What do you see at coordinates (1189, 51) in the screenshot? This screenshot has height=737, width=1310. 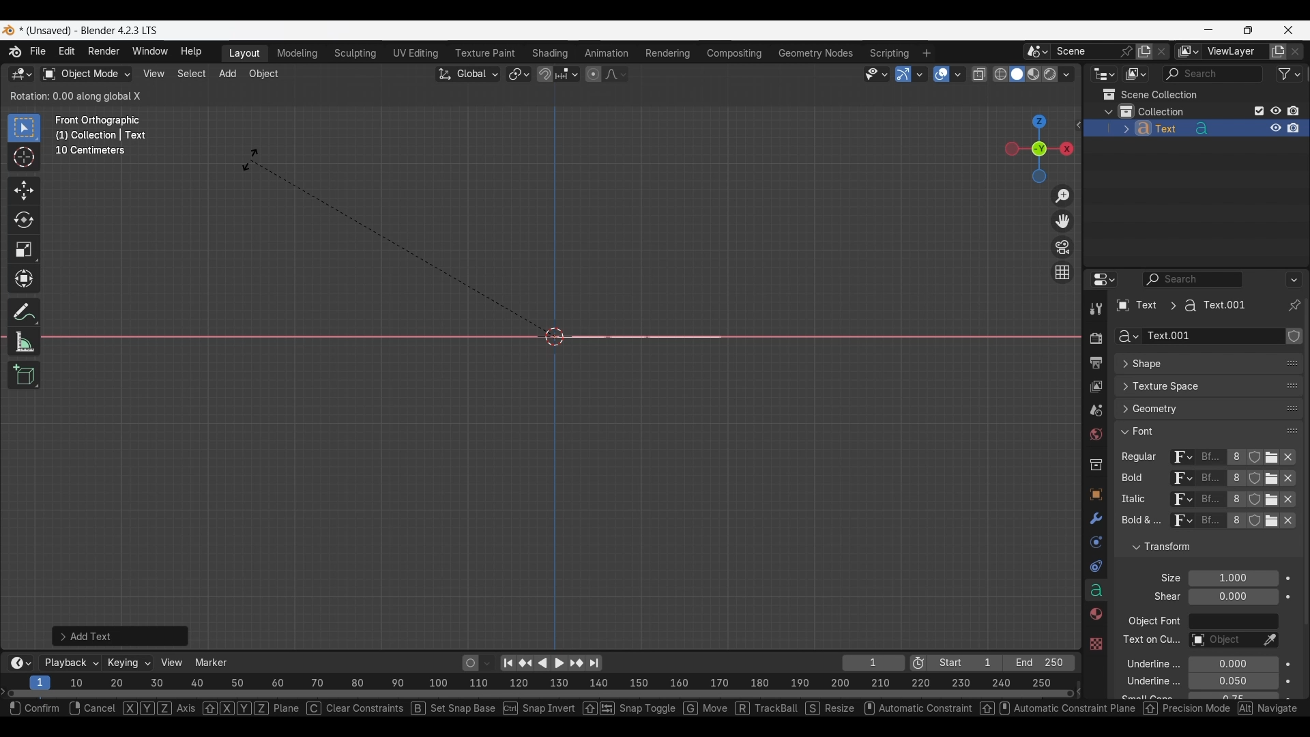 I see `The active workspace view layer showing in the window` at bounding box center [1189, 51].